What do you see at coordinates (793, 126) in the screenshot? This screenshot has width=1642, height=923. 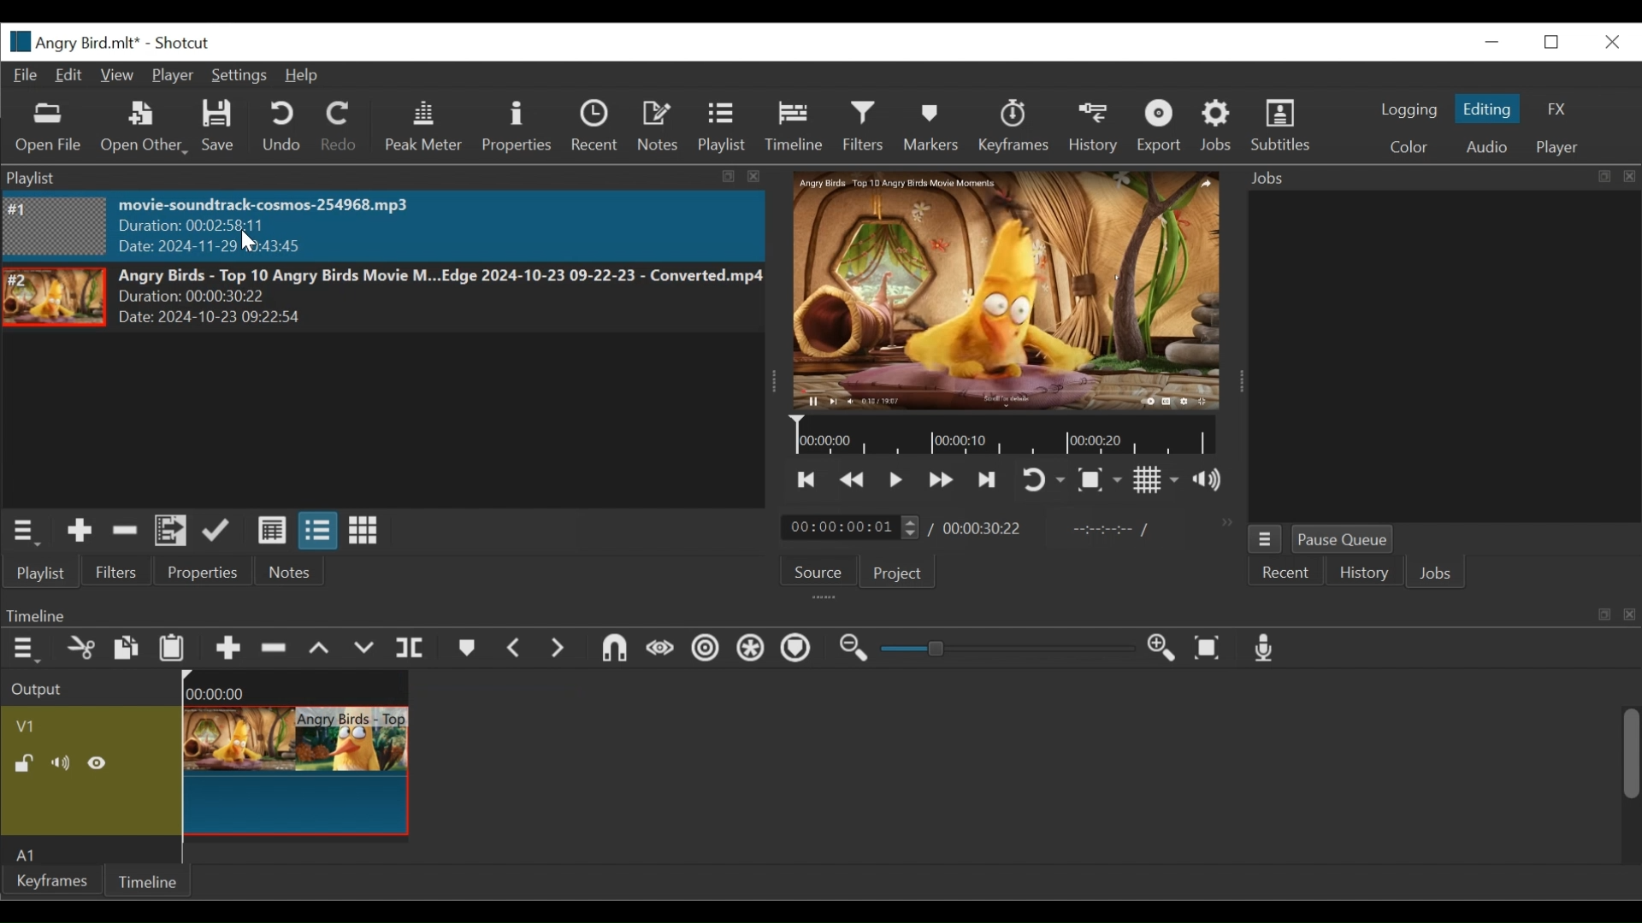 I see `Timeline` at bounding box center [793, 126].